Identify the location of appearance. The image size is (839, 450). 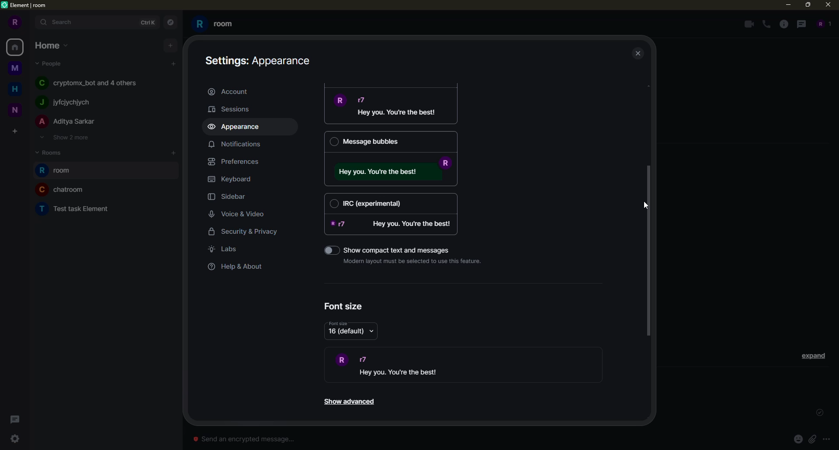
(260, 59).